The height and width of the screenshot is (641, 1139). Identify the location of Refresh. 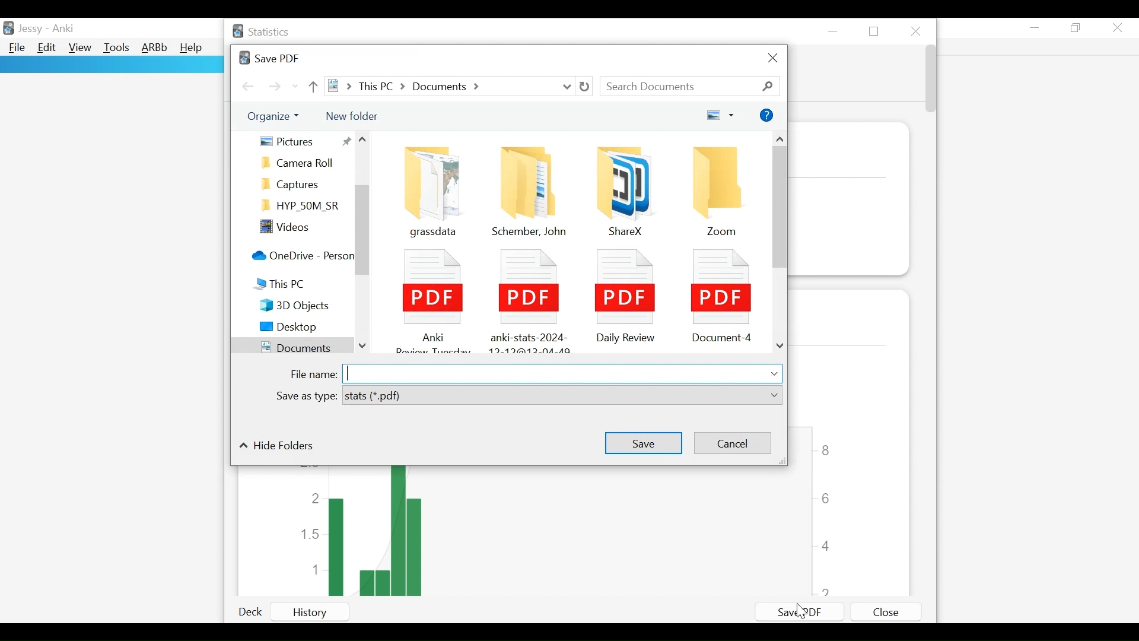
(585, 87).